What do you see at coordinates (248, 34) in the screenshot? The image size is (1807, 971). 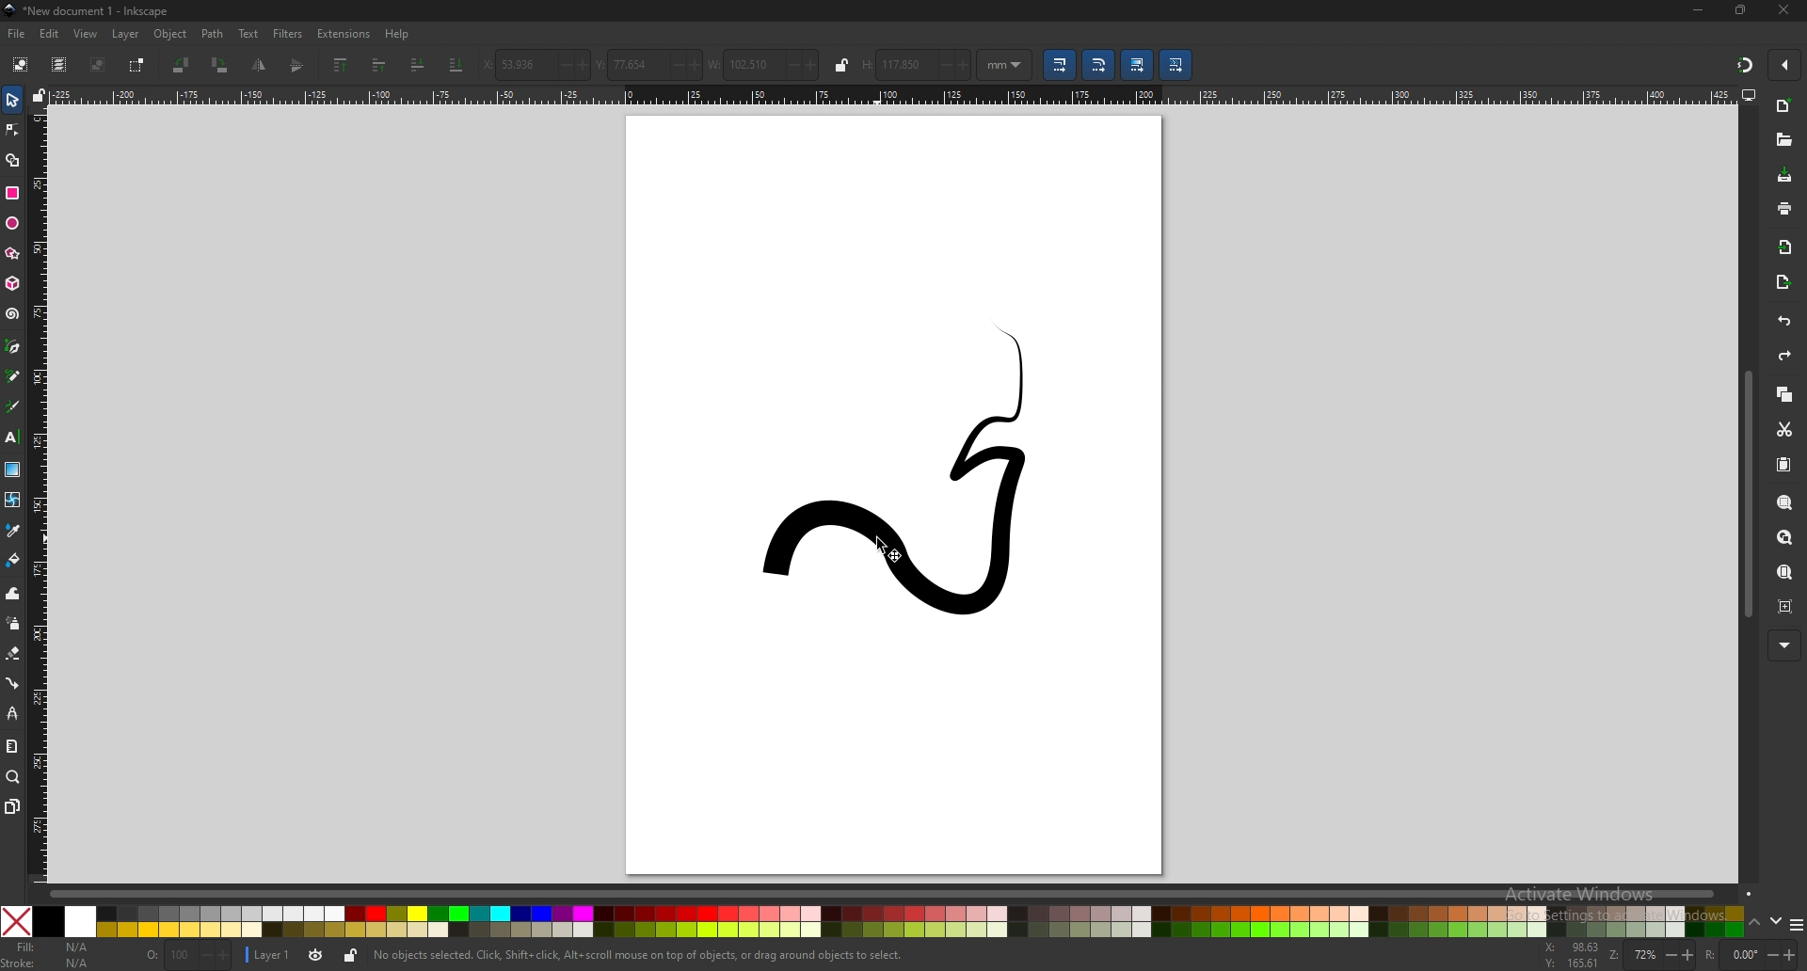 I see `text` at bounding box center [248, 34].